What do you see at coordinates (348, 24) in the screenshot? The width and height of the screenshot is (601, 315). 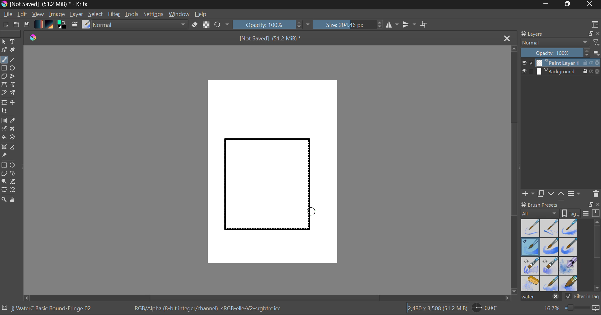 I see `Brush Size` at bounding box center [348, 24].